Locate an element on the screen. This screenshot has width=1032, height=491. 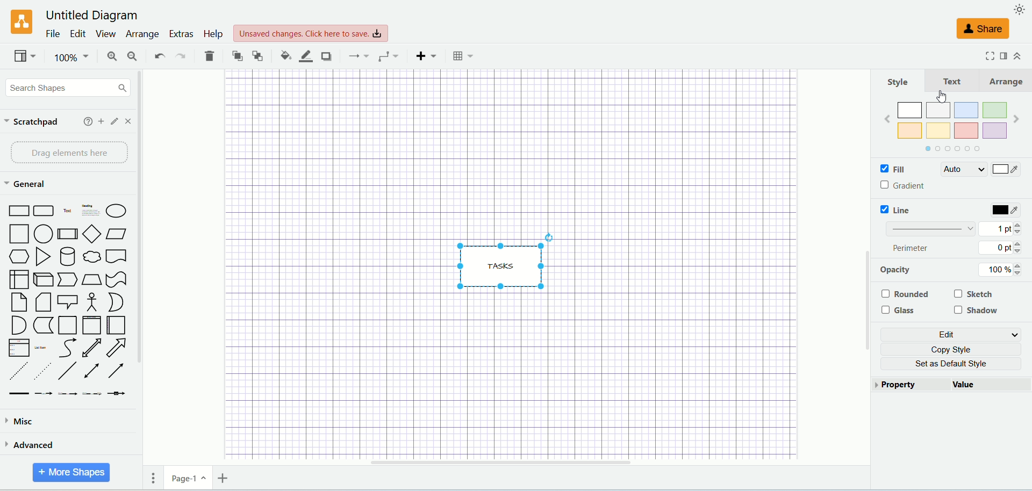
horizontal scroll bar is located at coordinates (534, 463).